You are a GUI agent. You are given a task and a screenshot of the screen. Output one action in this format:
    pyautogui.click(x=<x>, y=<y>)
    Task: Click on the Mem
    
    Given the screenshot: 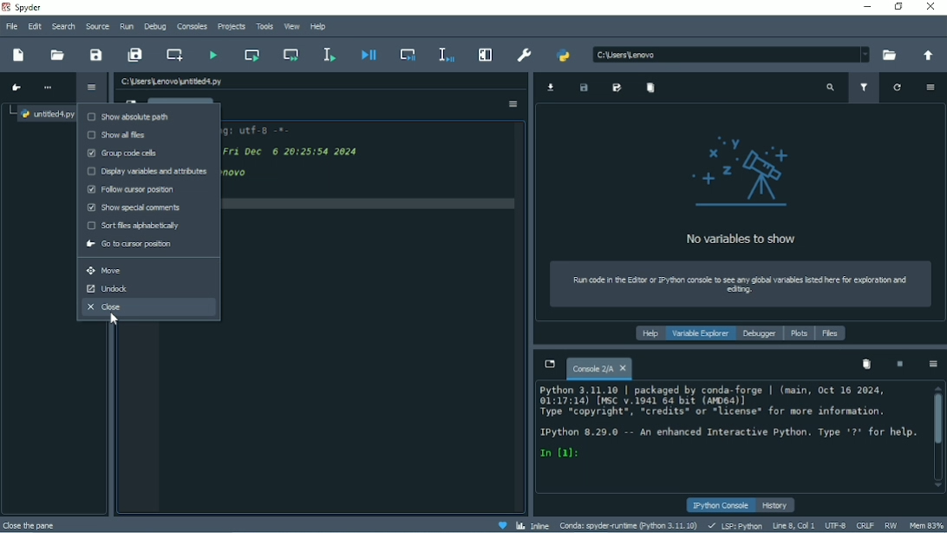 What is the action you would take?
    pyautogui.click(x=927, y=524)
    